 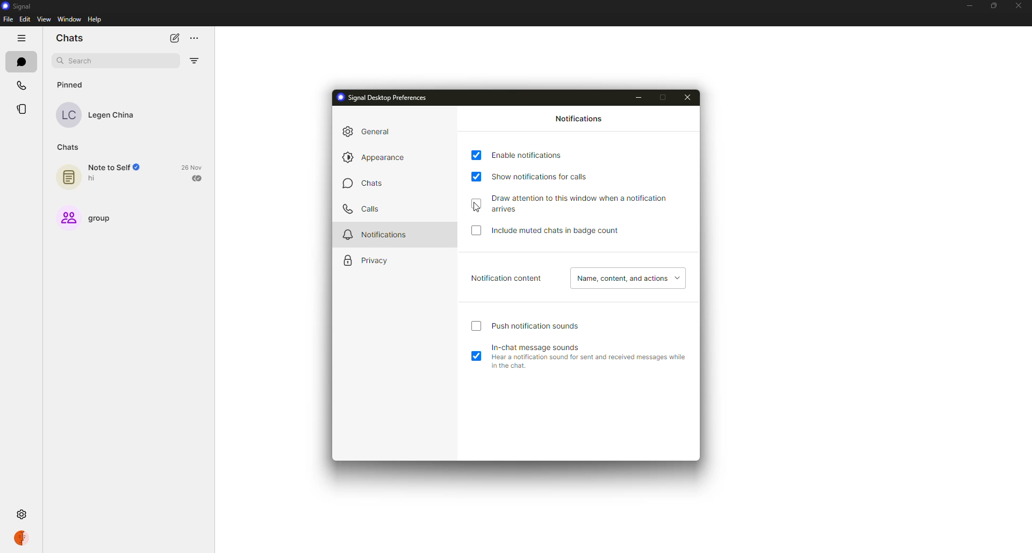 What do you see at coordinates (385, 98) in the screenshot?
I see `signal desktop preferences` at bounding box center [385, 98].